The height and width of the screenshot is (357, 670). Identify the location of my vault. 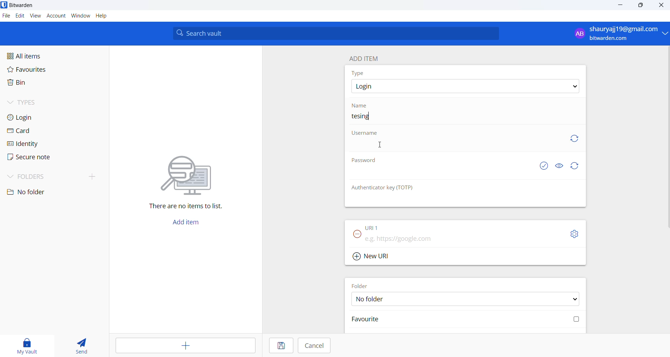
(24, 345).